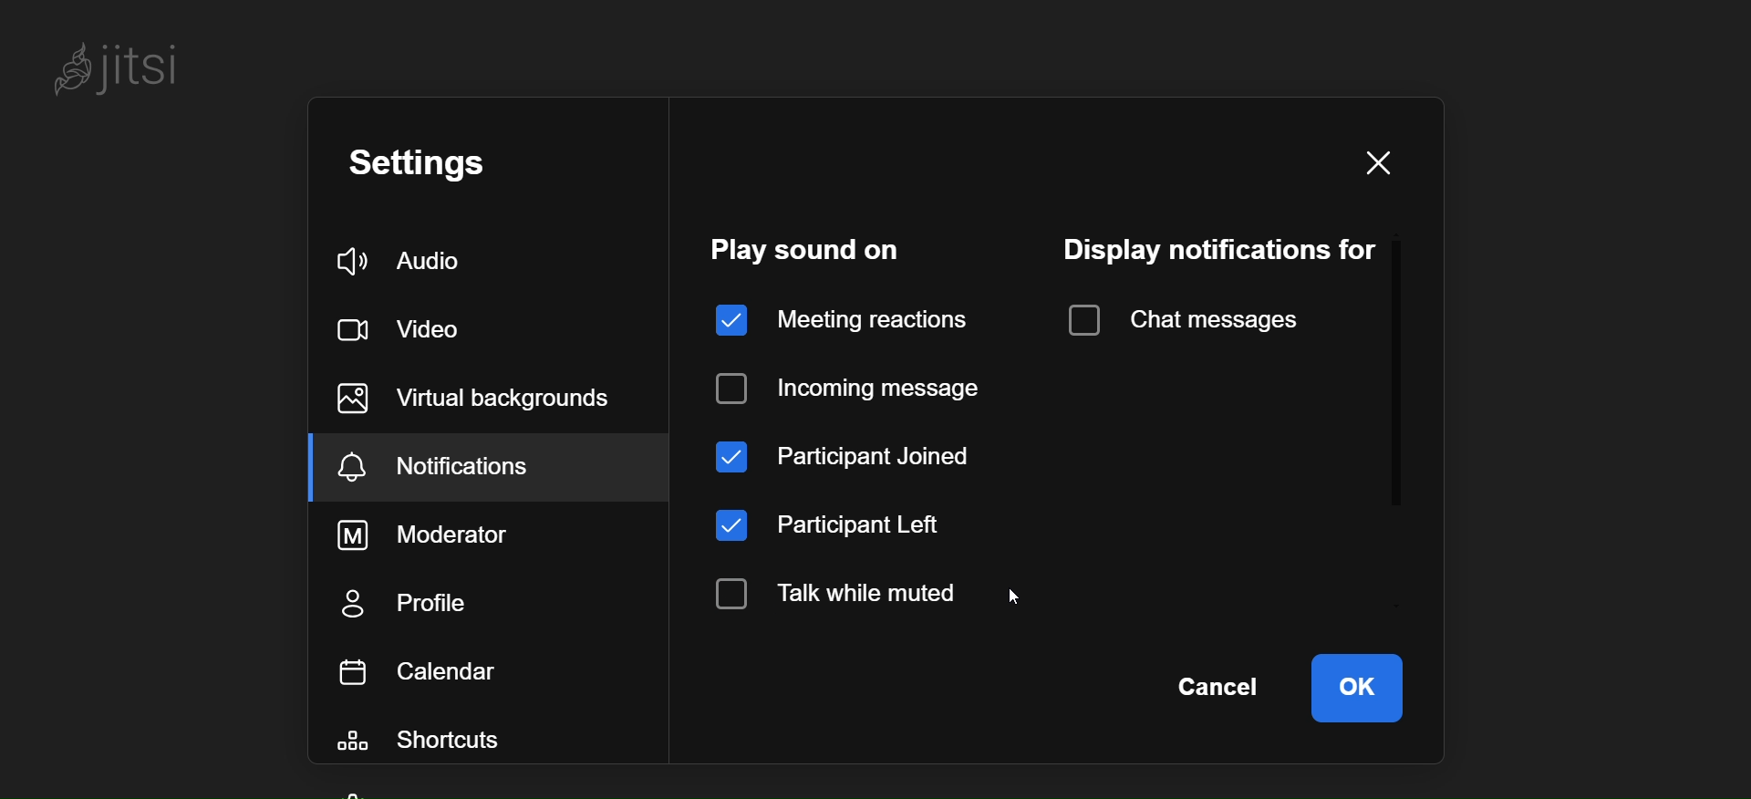 This screenshot has width=1751, height=799. Describe the element at coordinates (834, 315) in the screenshot. I see `meeting reaction` at that location.